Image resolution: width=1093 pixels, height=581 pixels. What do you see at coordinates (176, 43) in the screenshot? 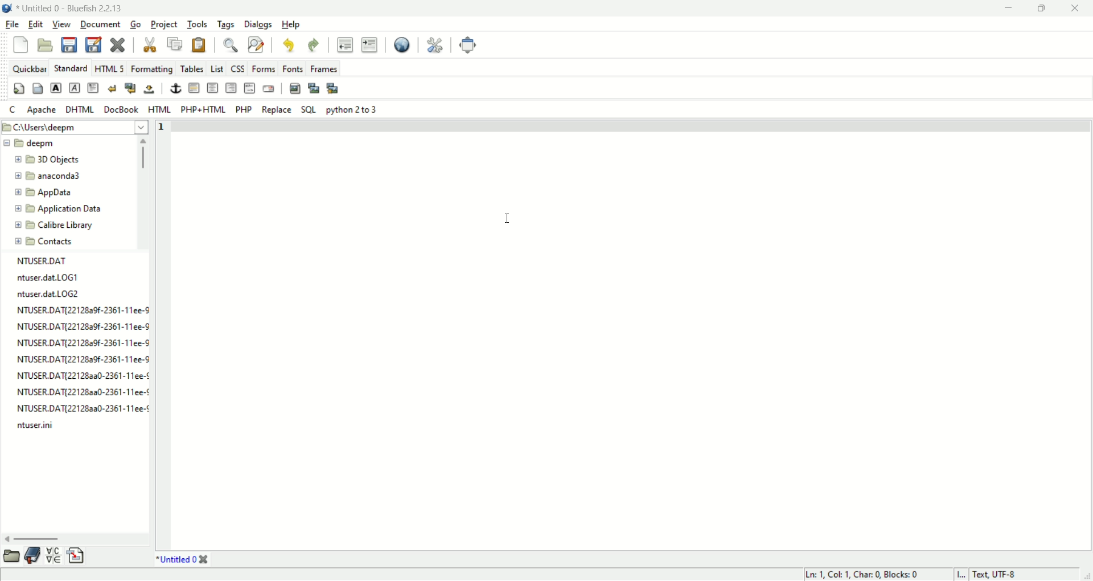
I see `copy` at bounding box center [176, 43].